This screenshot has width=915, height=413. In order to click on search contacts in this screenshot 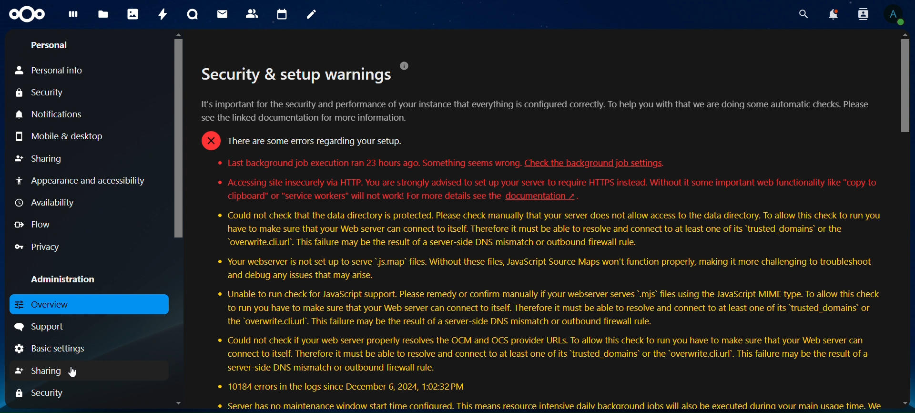, I will do `click(863, 15)`.